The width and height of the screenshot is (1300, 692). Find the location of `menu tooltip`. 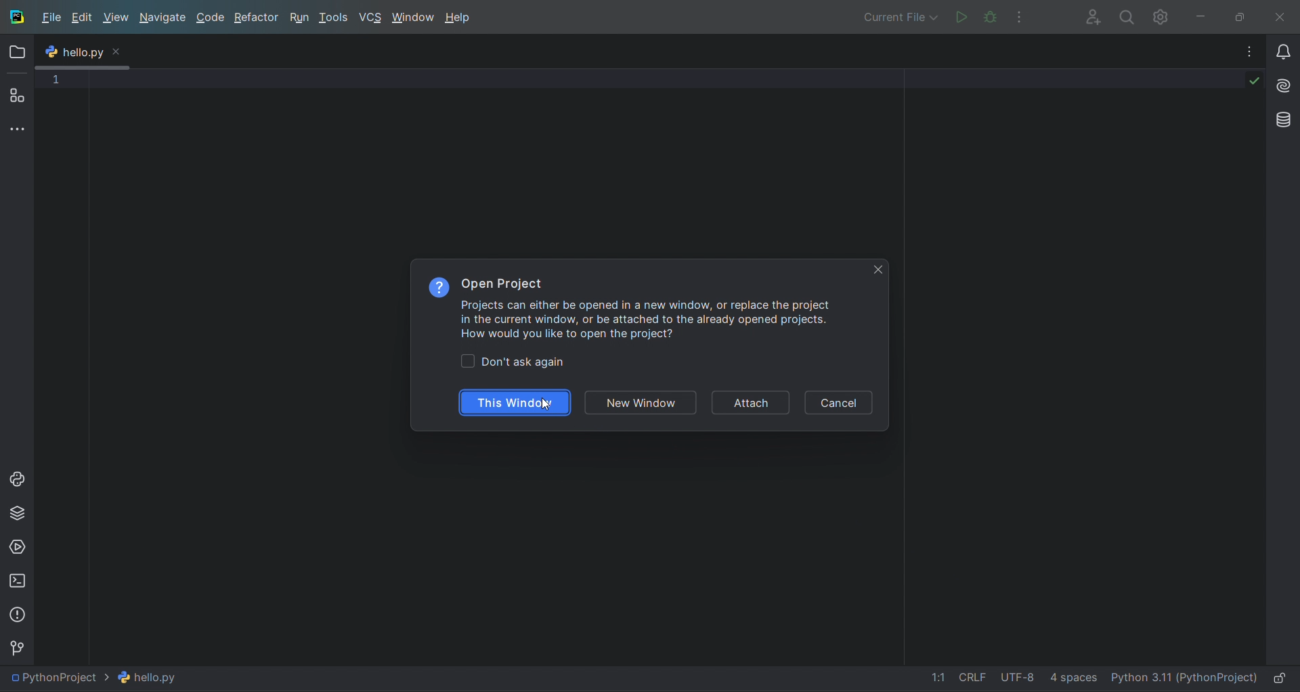

menu tooltip is located at coordinates (98, 54).